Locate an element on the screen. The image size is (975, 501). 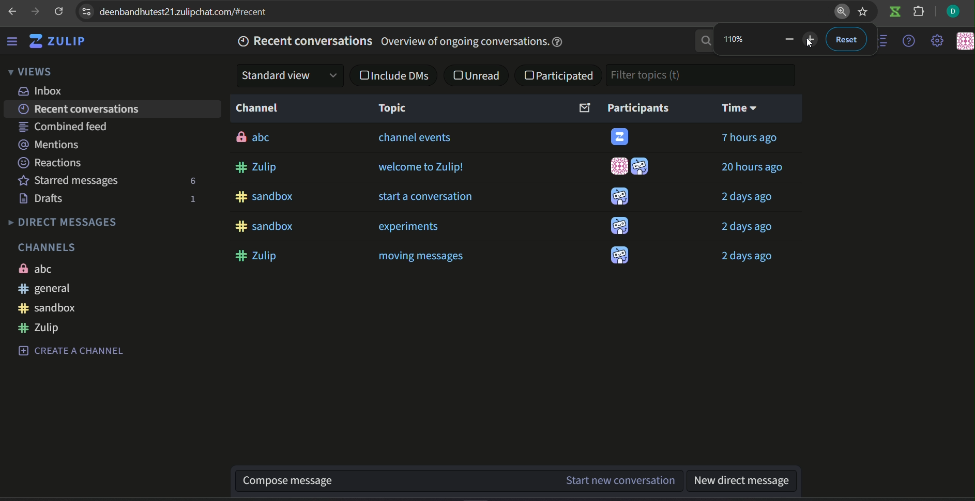
cursor is located at coordinates (812, 42).